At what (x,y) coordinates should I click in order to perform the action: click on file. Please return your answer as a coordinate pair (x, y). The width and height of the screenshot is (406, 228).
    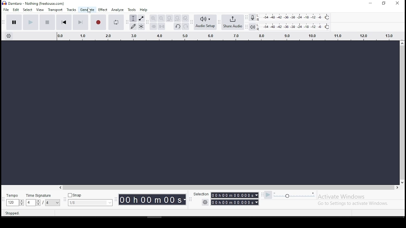
    Looking at the image, I should click on (6, 9).